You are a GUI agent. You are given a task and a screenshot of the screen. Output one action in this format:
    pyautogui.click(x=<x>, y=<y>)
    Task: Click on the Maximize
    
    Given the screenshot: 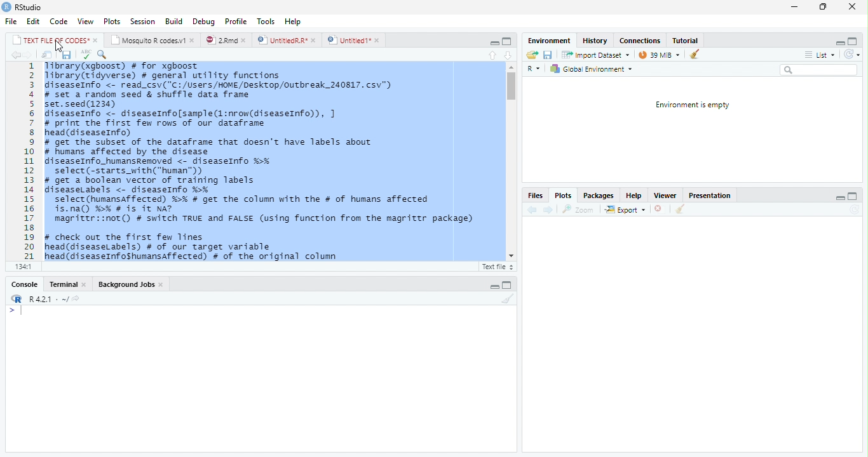 What is the action you would take?
    pyautogui.click(x=852, y=195)
    